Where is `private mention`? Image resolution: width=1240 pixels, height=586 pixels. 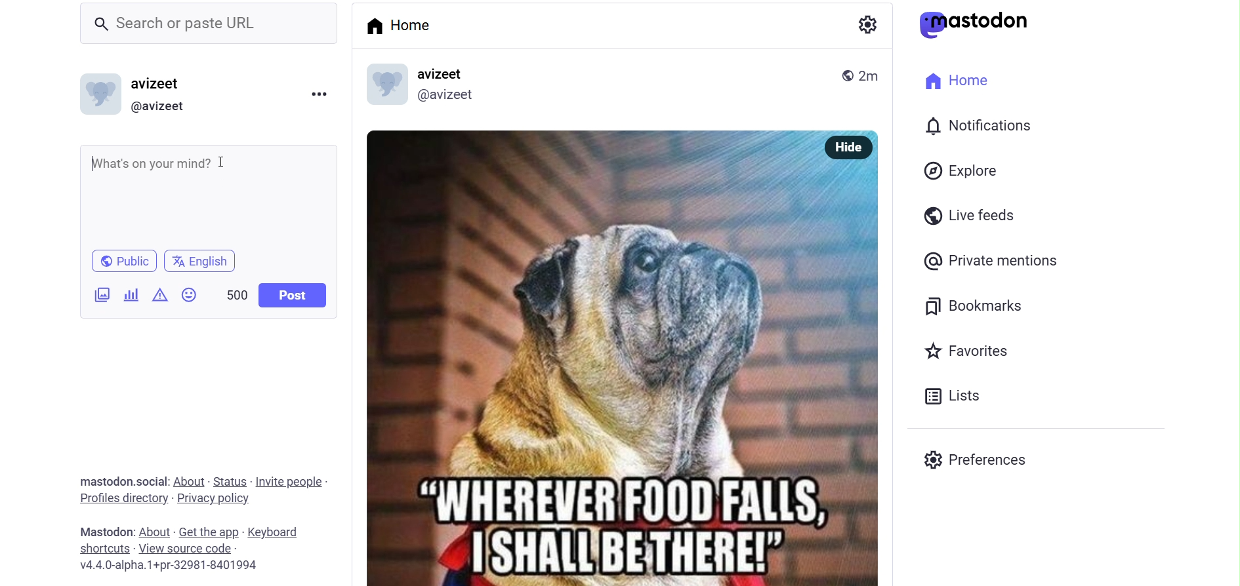
private mention is located at coordinates (995, 262).